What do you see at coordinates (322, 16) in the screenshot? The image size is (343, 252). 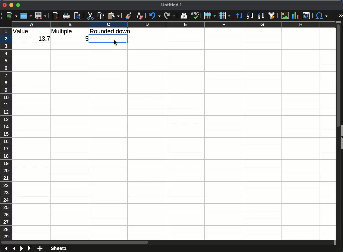 I see `special character` at bounding box center [322, 16].